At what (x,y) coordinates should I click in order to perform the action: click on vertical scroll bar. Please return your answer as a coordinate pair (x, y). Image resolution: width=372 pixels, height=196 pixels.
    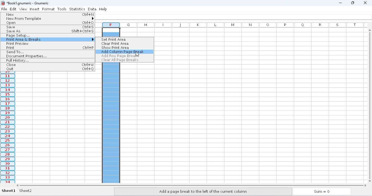
    Looking at the image, I should click on (370, 105).